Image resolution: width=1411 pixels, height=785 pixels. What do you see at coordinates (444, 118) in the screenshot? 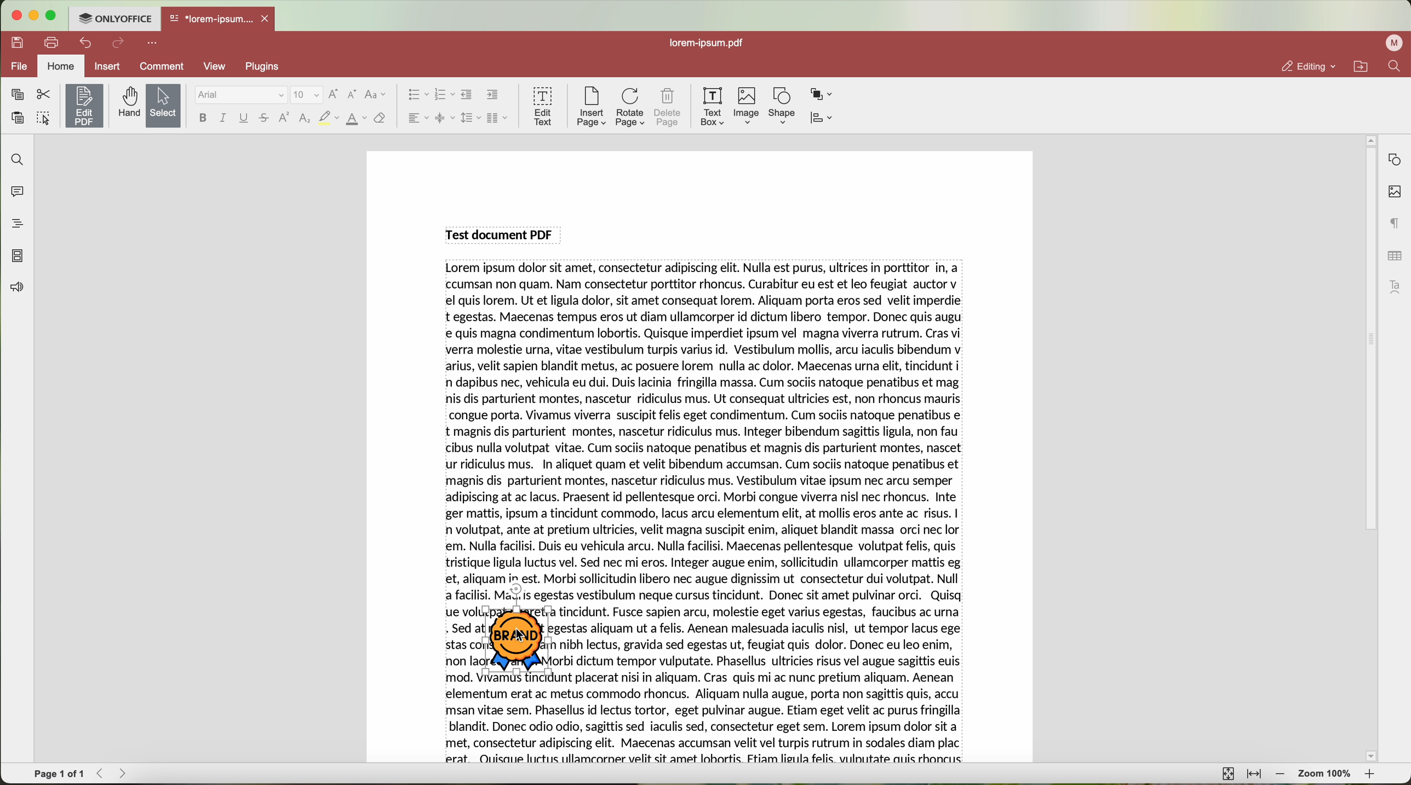
I see `vertical align` at bounding box center [444, 118].